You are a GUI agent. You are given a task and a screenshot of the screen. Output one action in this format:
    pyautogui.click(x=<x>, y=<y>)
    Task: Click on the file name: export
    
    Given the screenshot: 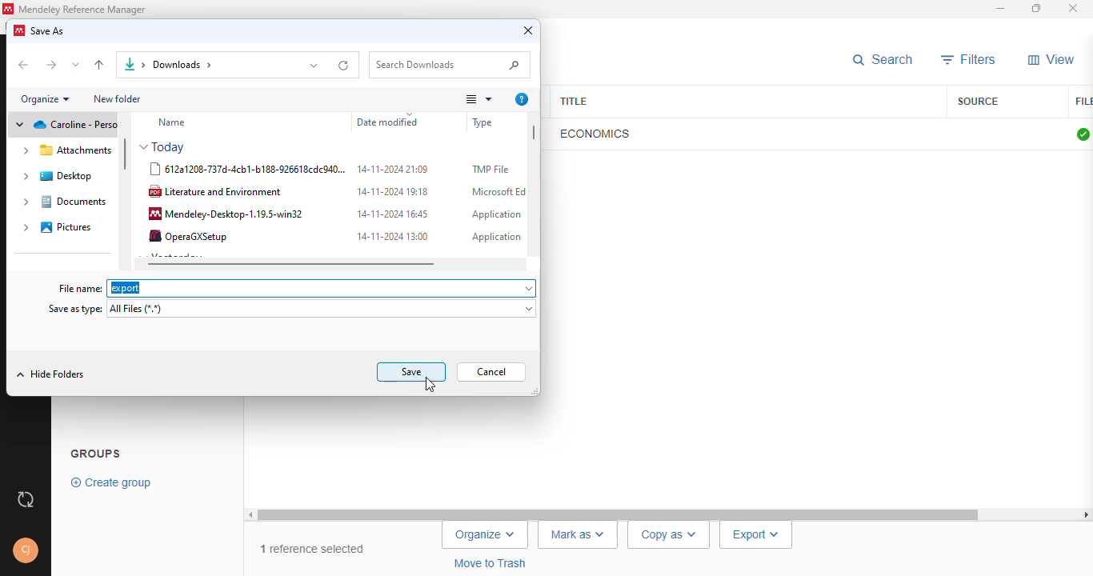 What is the action you would take?
    pyautogui.click(x=298, y=289)
    